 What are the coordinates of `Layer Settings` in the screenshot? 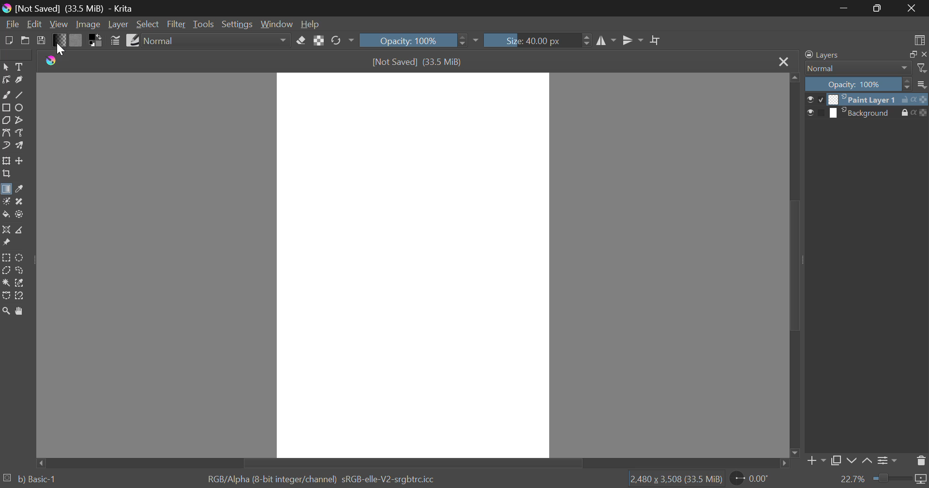 It's located at (886, 460).